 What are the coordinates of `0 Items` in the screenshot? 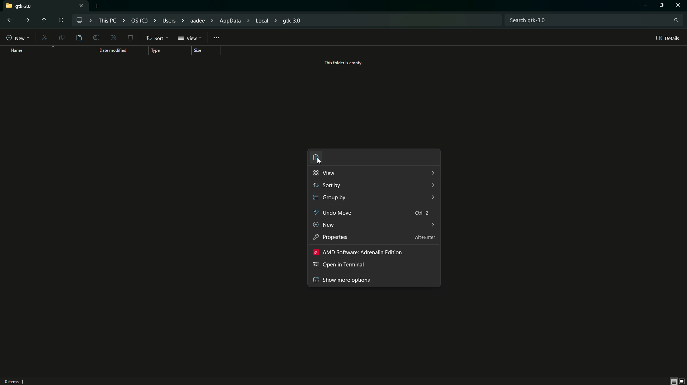 It's located at (16, 381).